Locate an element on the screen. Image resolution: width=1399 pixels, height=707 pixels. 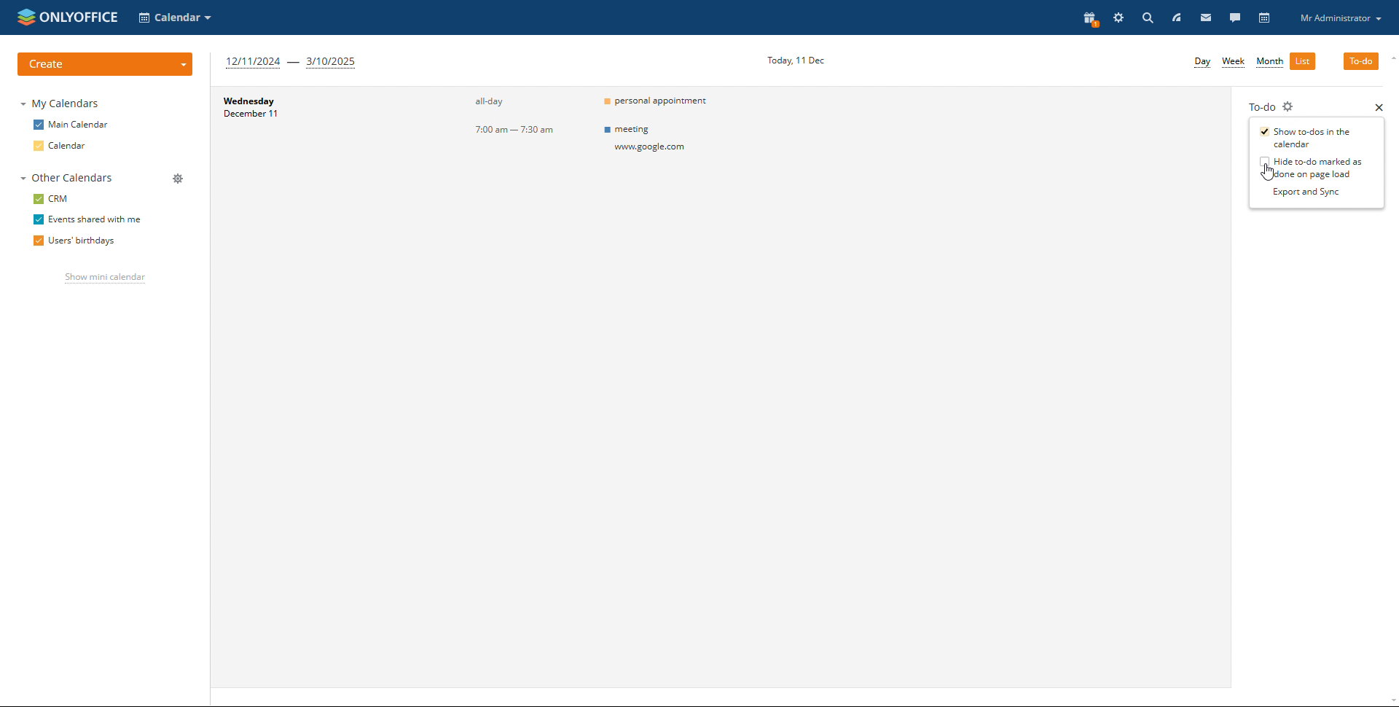
mail is located at coordinates (1205, 19).